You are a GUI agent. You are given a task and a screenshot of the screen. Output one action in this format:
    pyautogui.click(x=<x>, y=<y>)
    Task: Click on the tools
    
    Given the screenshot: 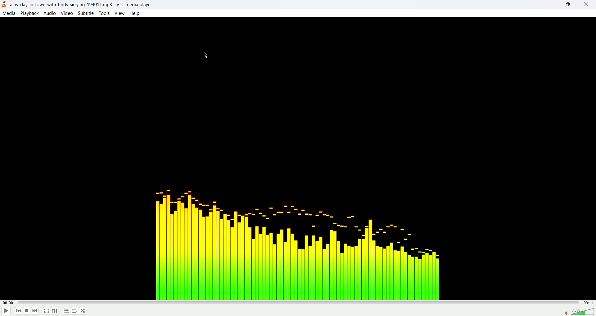 What is the action you would take?
    pyautogui.click(x=104, y=13)
    